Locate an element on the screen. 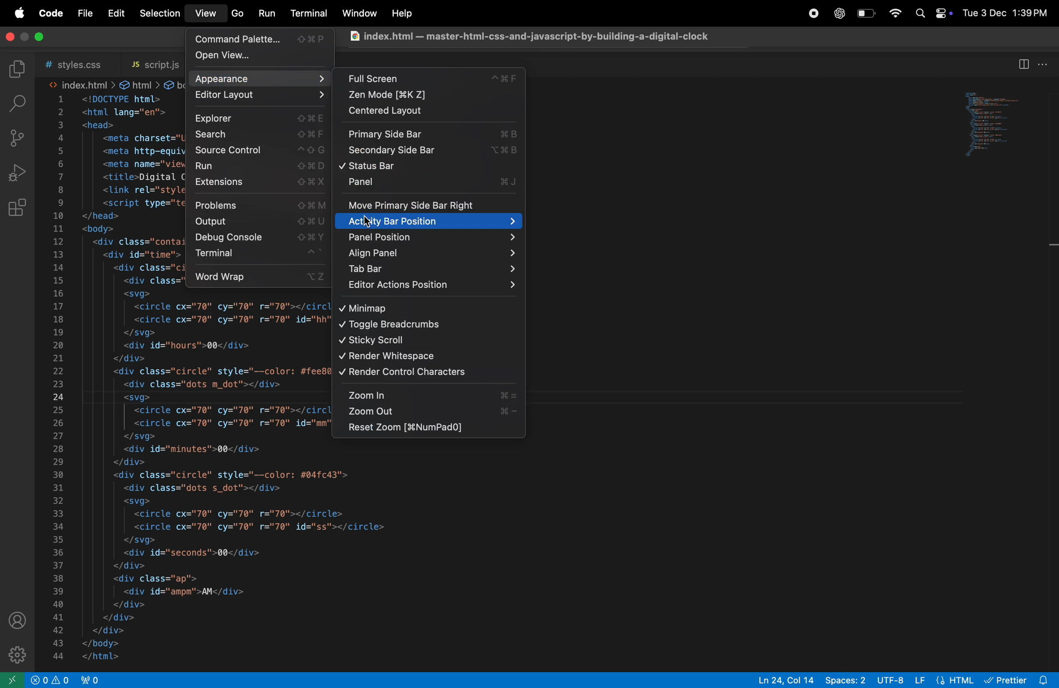 This screenshot has height=688, width=1059. open remote window is located at coordinates (14, 680).